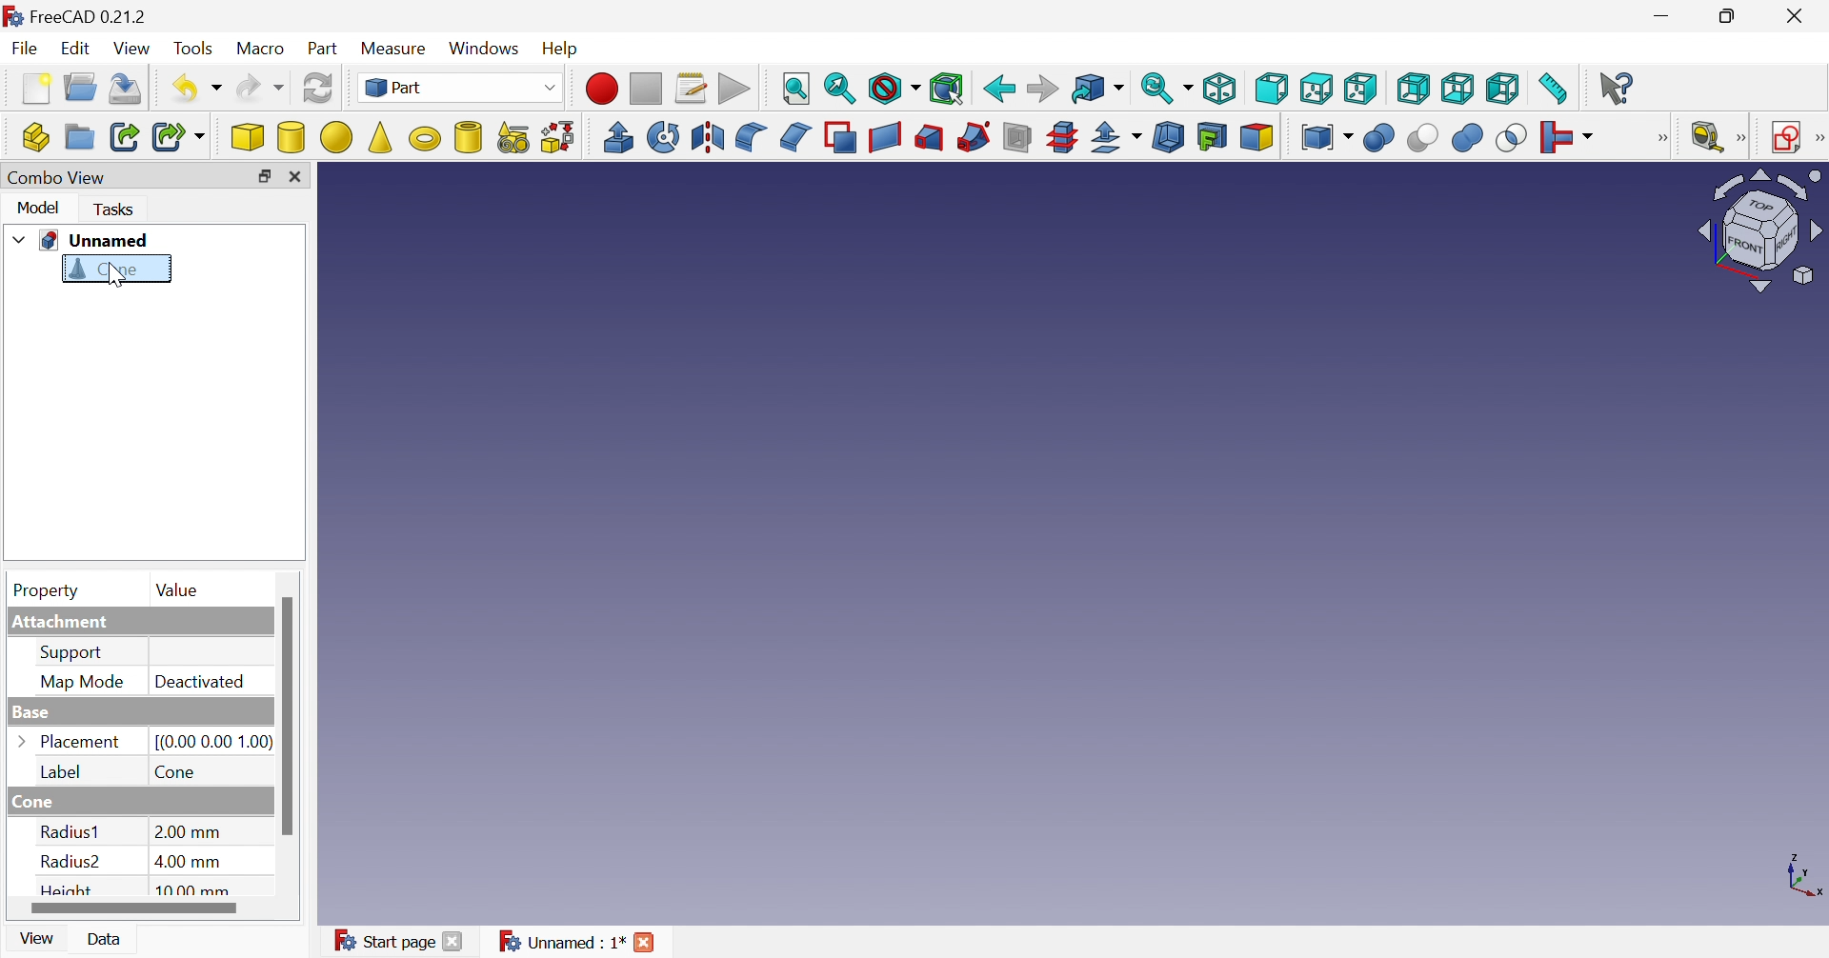  Describe the element at coordinates (694, 84) in the screenshot. I see `Macros` at that location.